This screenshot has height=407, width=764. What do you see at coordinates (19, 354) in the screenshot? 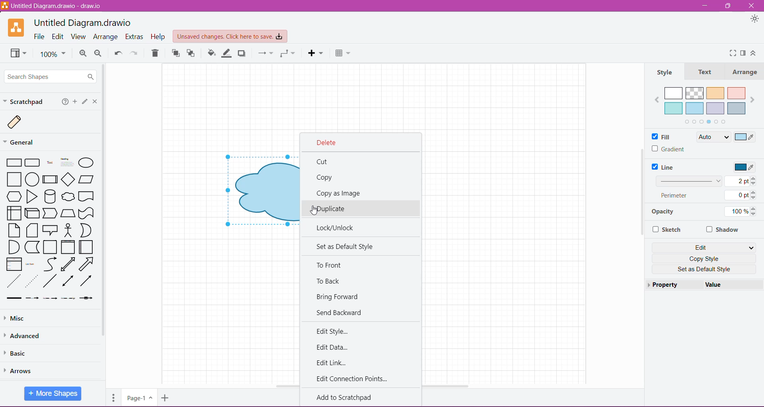
I see `Basic` at bounding box center [19, 354].